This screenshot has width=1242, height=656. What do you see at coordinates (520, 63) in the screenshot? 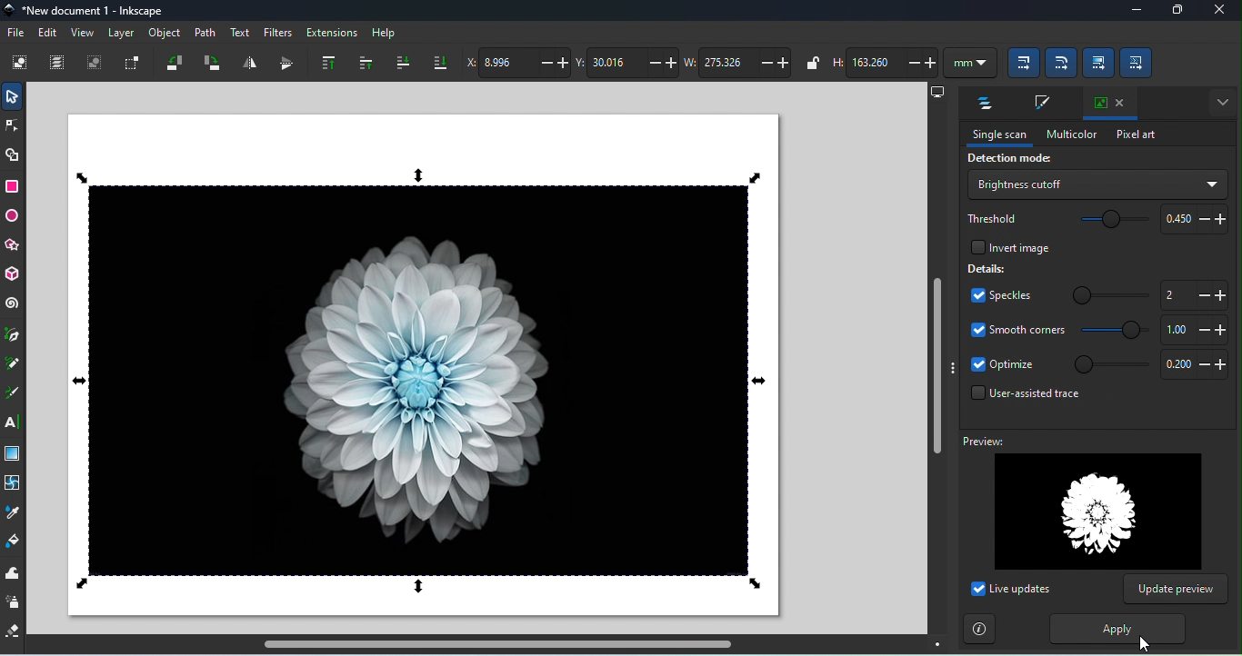
I see `Horizontal coordinate of the selection` at bounding box center [520, 63].